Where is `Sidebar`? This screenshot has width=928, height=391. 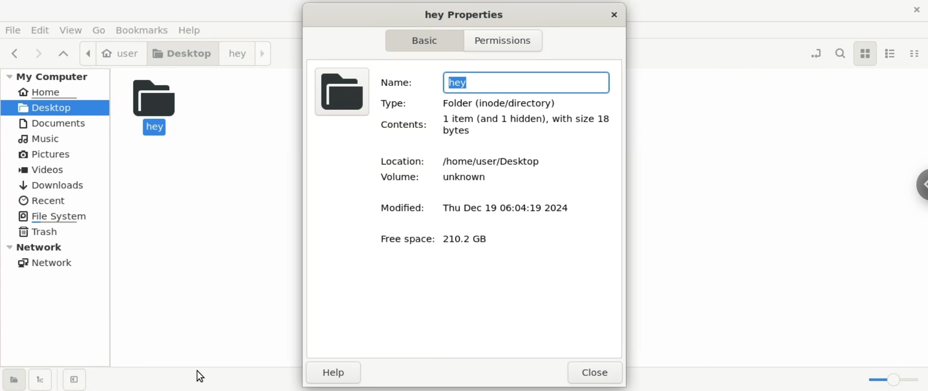 Sidebar is located at coordinates (920, 185).